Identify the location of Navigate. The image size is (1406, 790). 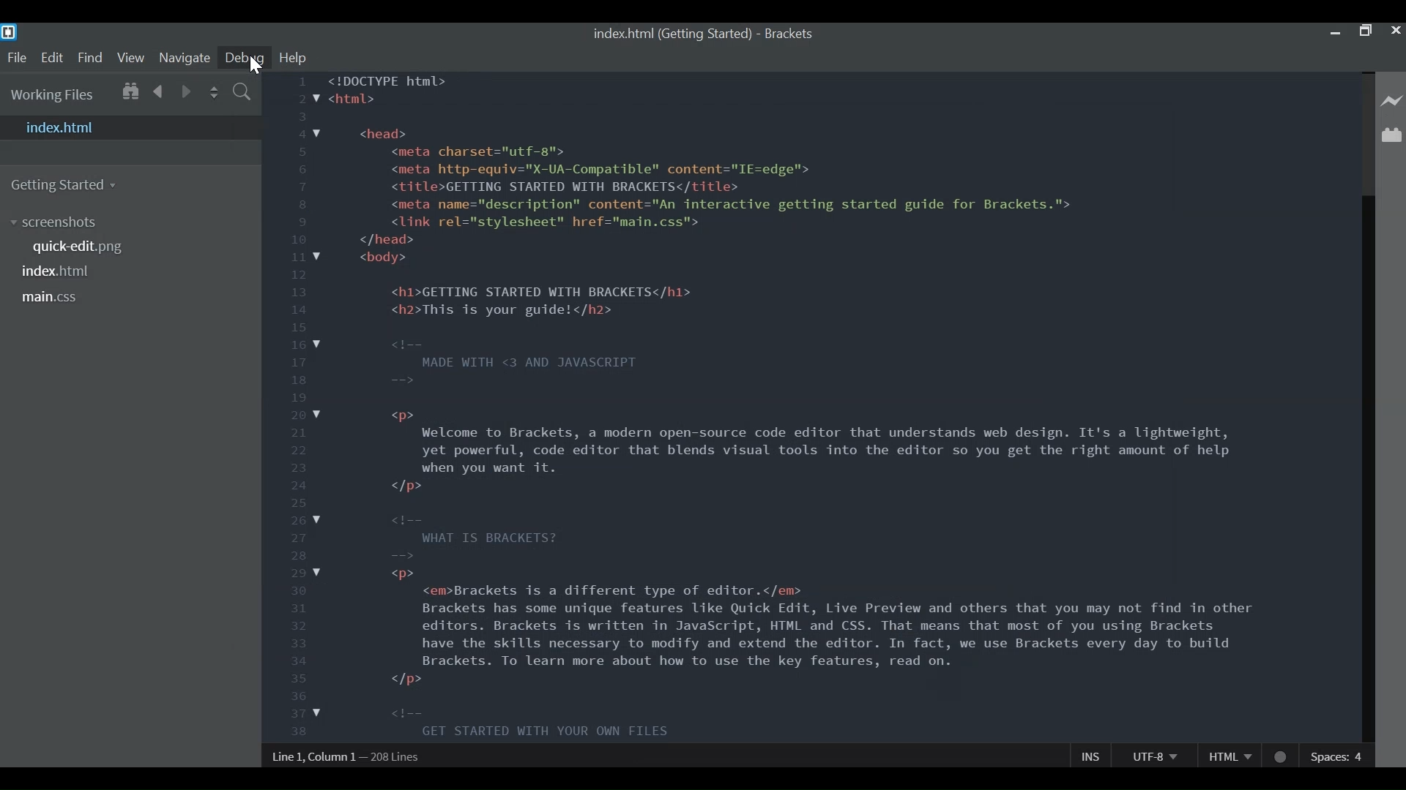
(184, 58).